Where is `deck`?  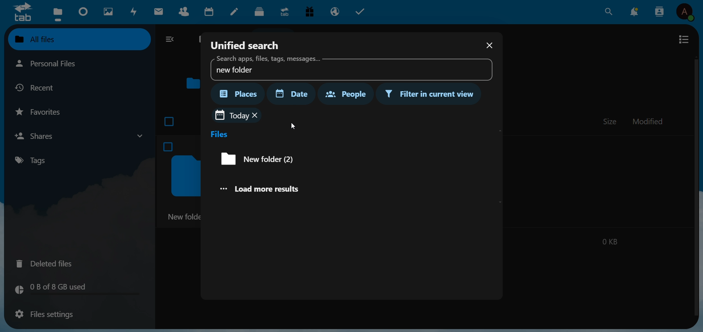 deck is located at coordinates (259, 12).